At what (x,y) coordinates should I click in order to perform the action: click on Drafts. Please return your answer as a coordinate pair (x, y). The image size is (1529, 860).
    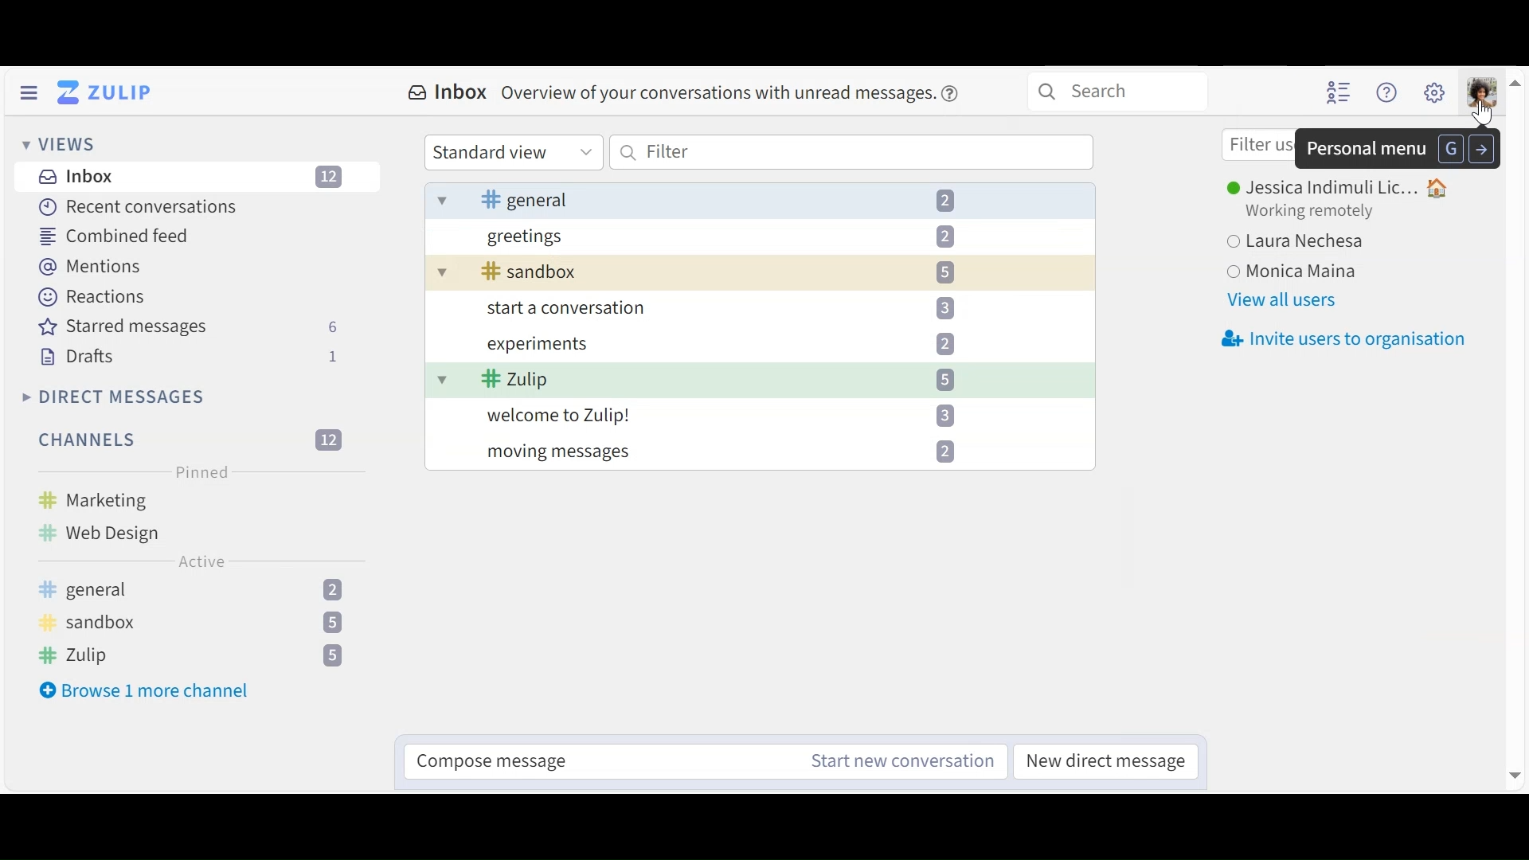
    Looking at the image, I should click on (186, 356).